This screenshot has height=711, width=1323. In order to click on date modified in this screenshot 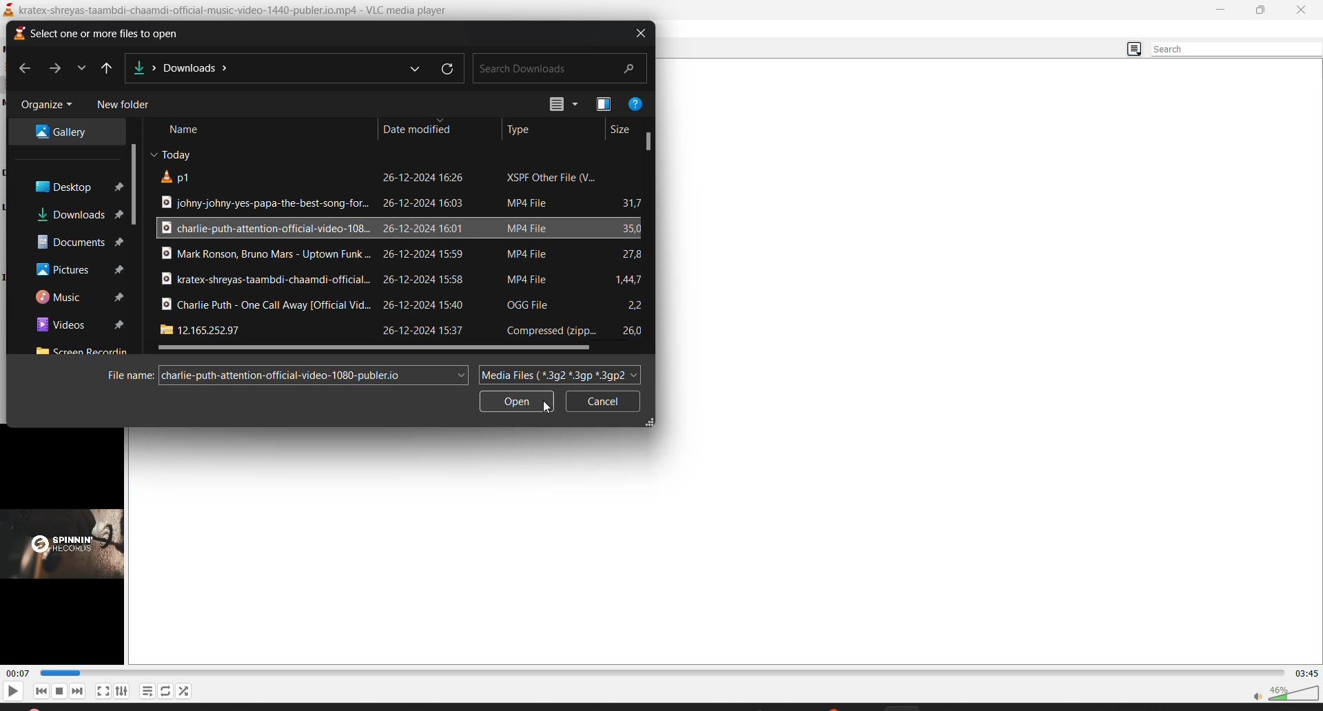, I will do `click(429, 281)`.